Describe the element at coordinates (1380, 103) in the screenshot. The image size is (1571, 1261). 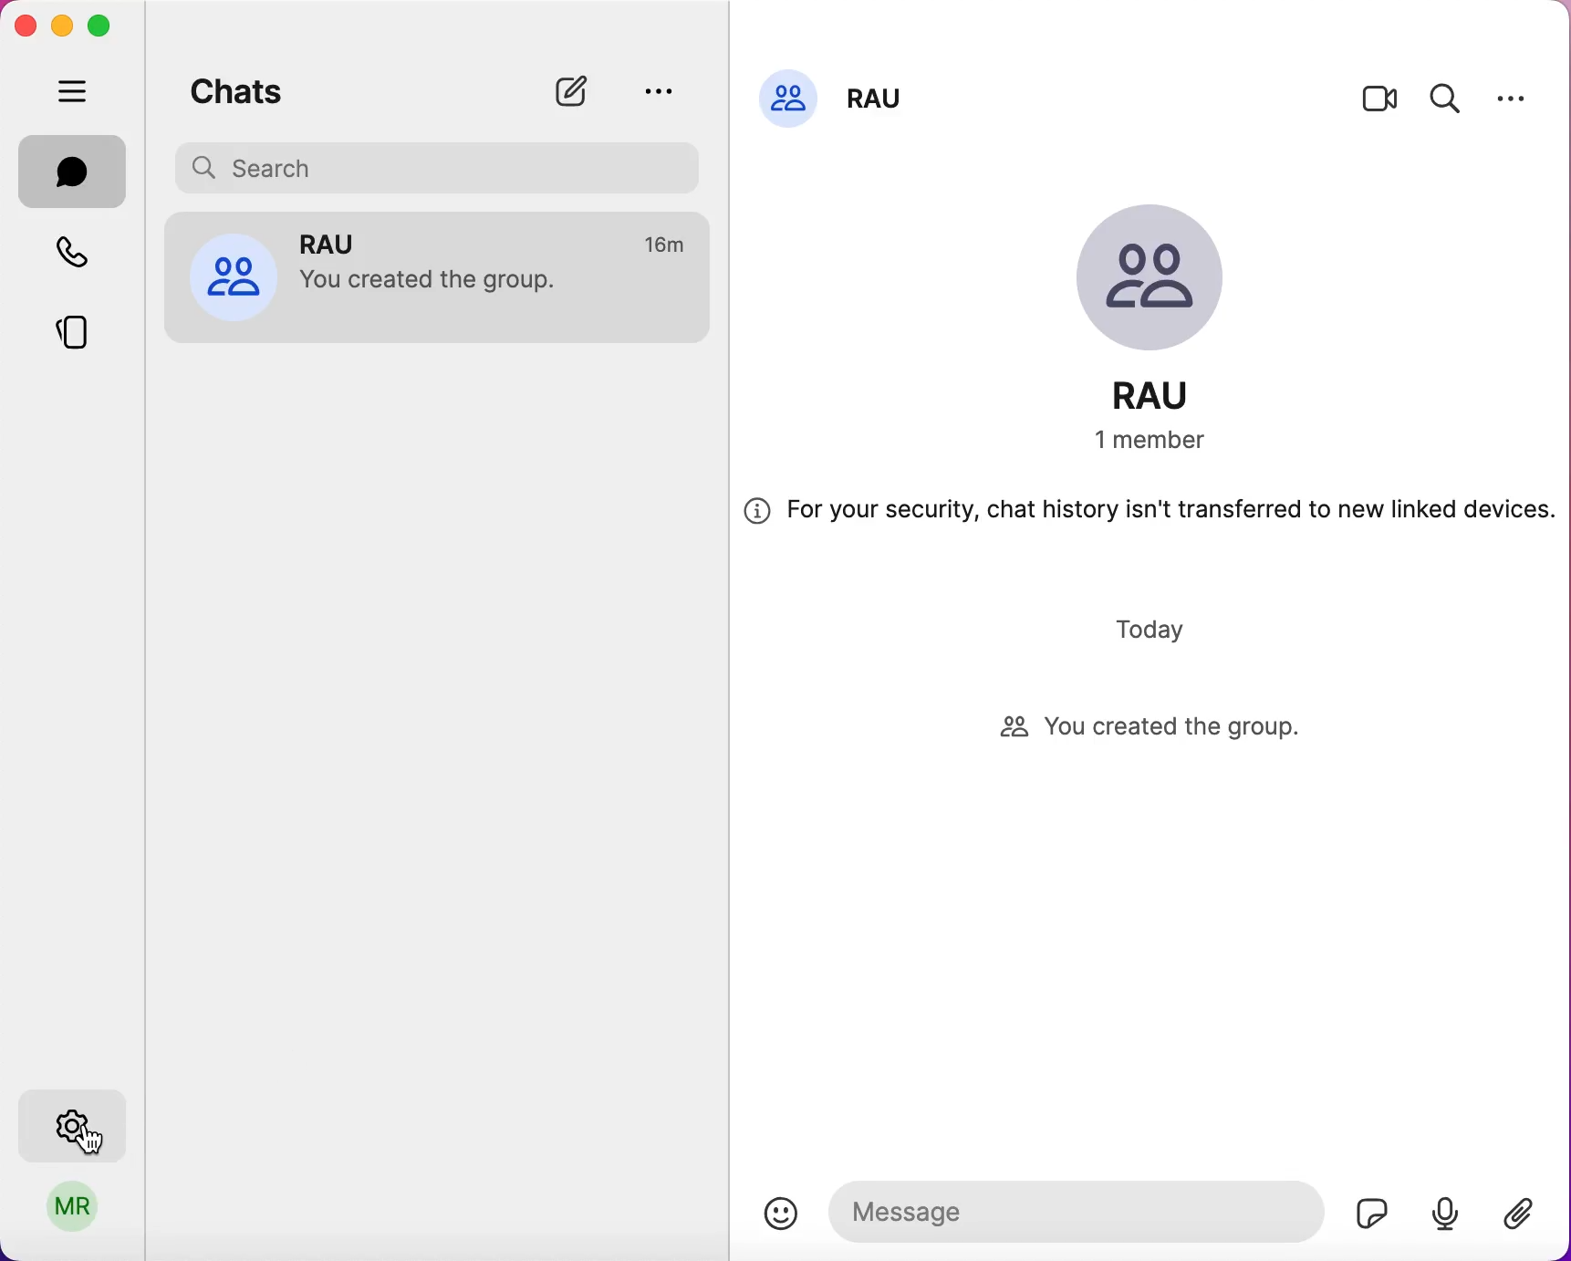
I see `video call` at that location.